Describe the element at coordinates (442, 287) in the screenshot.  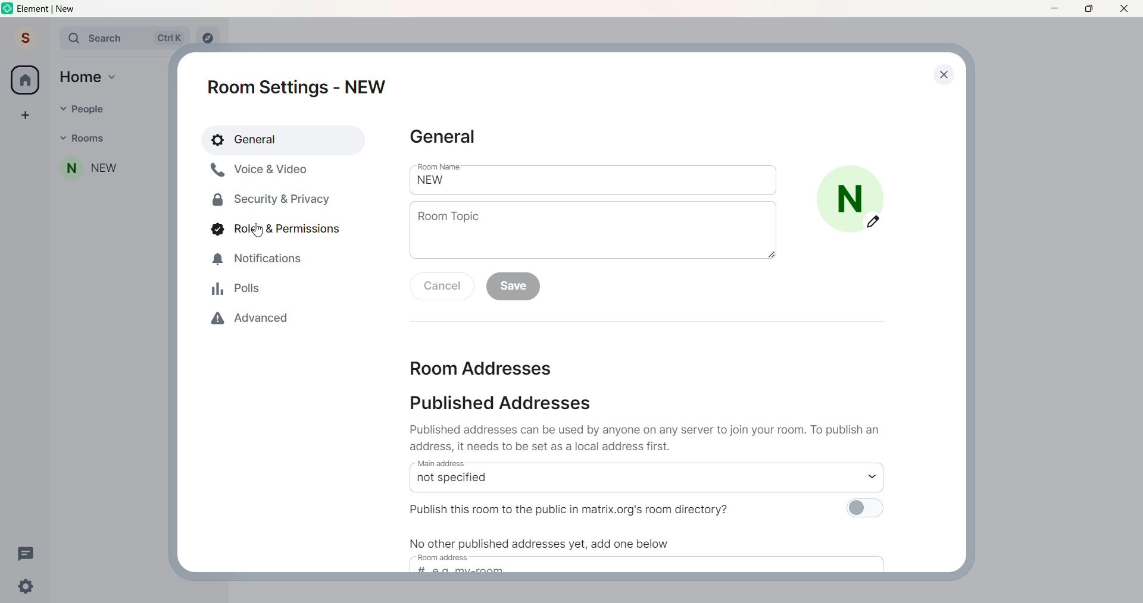
I see `cancel` at that location.